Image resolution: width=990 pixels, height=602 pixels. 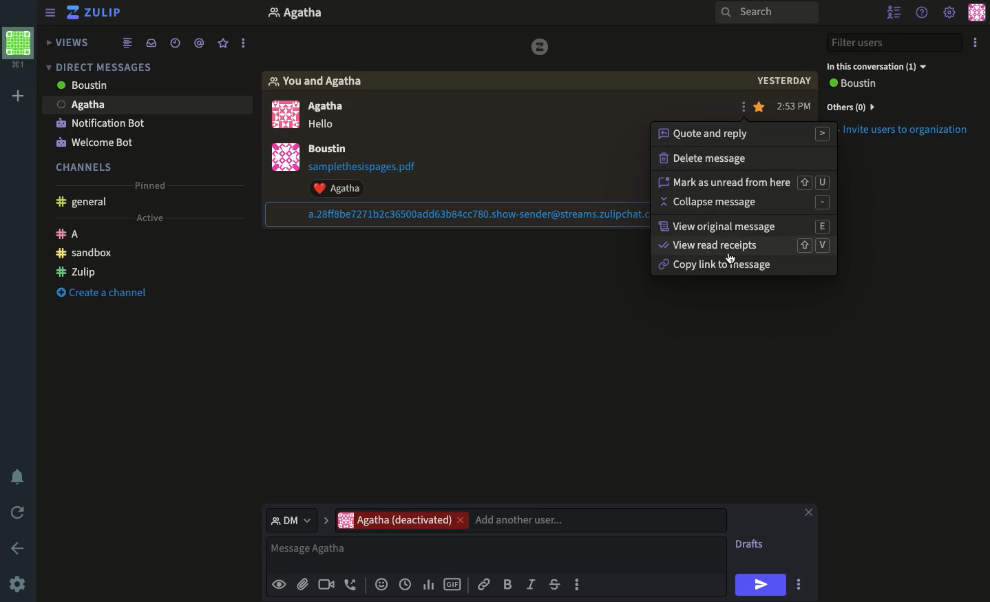 I want to click on Reaction, so click(x=380, y=585).